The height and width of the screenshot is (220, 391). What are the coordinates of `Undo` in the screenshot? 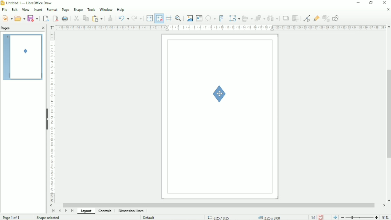 It's located at (123, 18).